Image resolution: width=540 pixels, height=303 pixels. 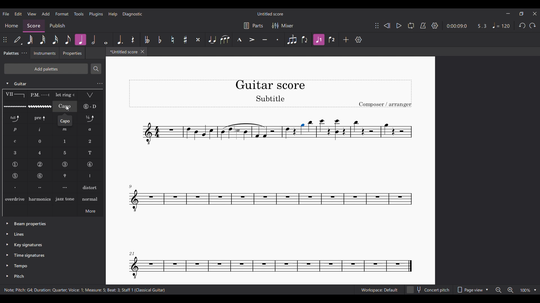 What do you see at coordinates (411, 26) in the screenshot?
I see `Loop playback` at bounding box center [411, 26].